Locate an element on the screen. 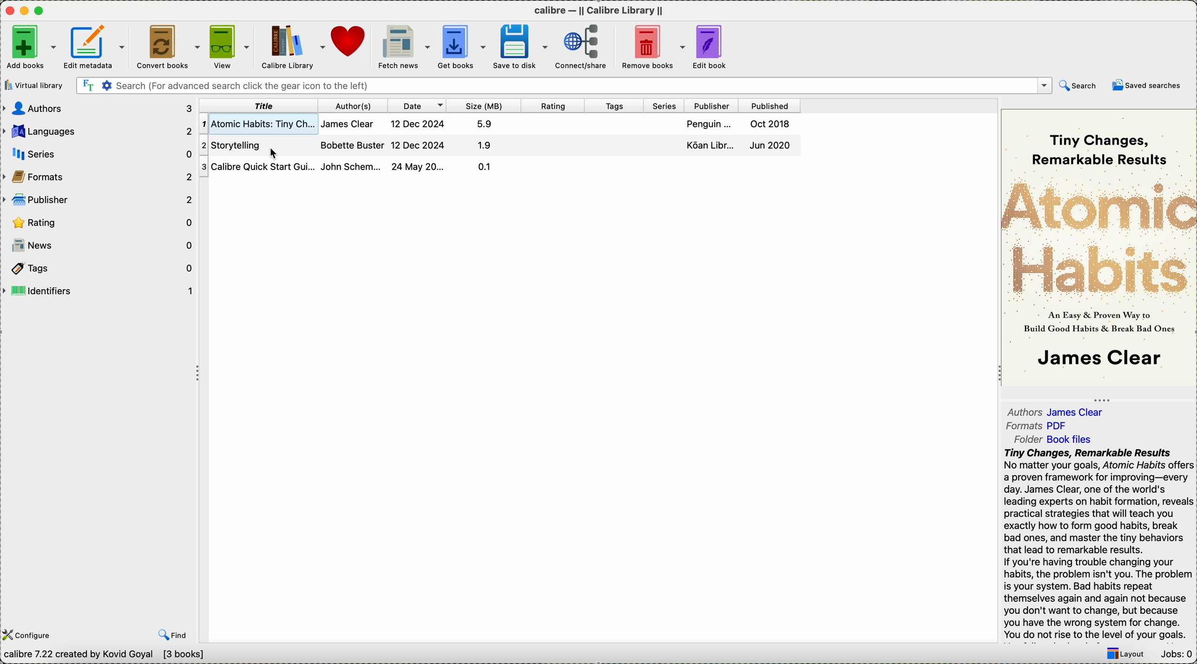 The width and height of the screenshot is (1197, 664). connect/share is located at coordinates (583, 47).